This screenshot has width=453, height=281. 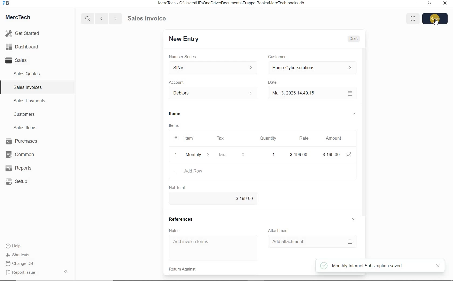 I want to click on edit, so click(x=348, y=155).